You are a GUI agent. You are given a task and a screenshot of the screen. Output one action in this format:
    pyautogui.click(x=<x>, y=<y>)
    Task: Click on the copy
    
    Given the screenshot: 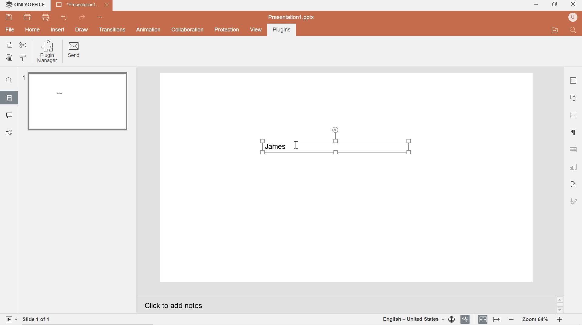 What is the action you would take?
    pyautogui.click(x=9, y=45)
    